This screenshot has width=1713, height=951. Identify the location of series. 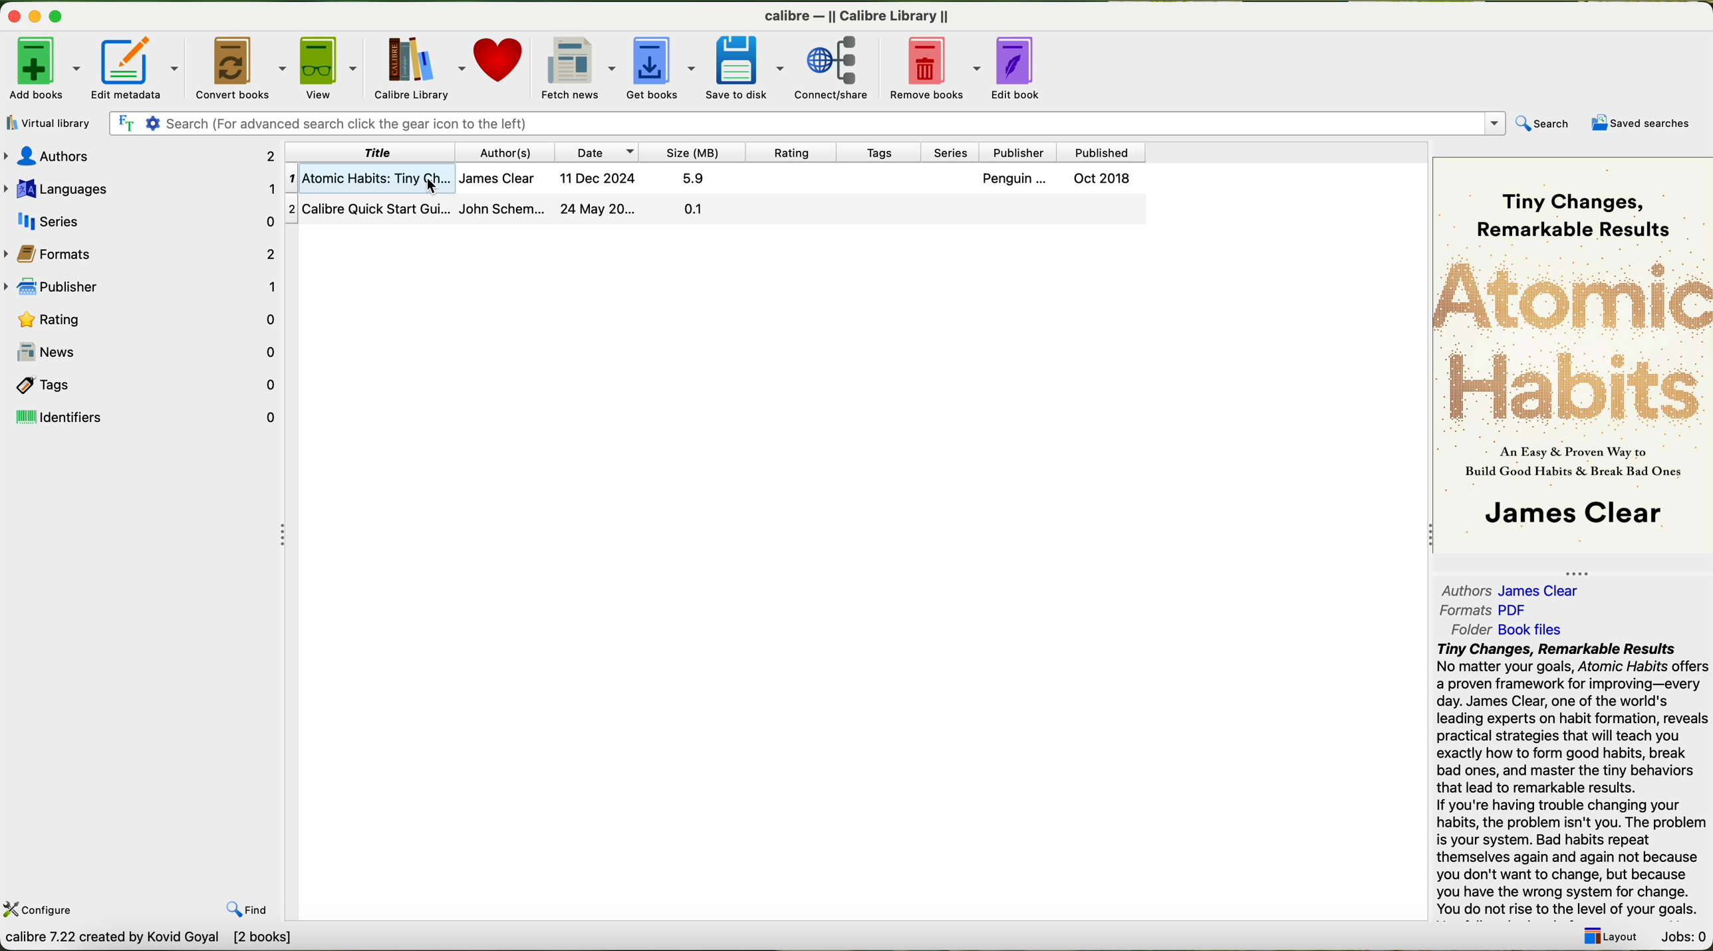
(951, 152).